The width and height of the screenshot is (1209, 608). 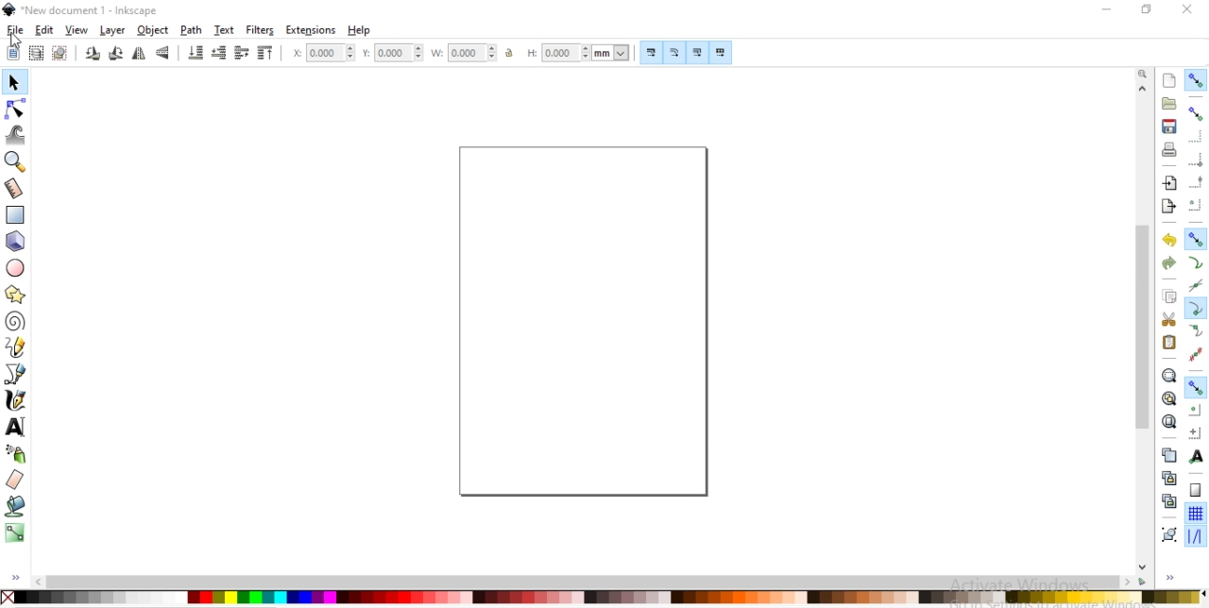 What do you see at coordinates (1168, 399) in the screenshot?
I see `zoom to fit drawing` at bounding box center [1168, 399].